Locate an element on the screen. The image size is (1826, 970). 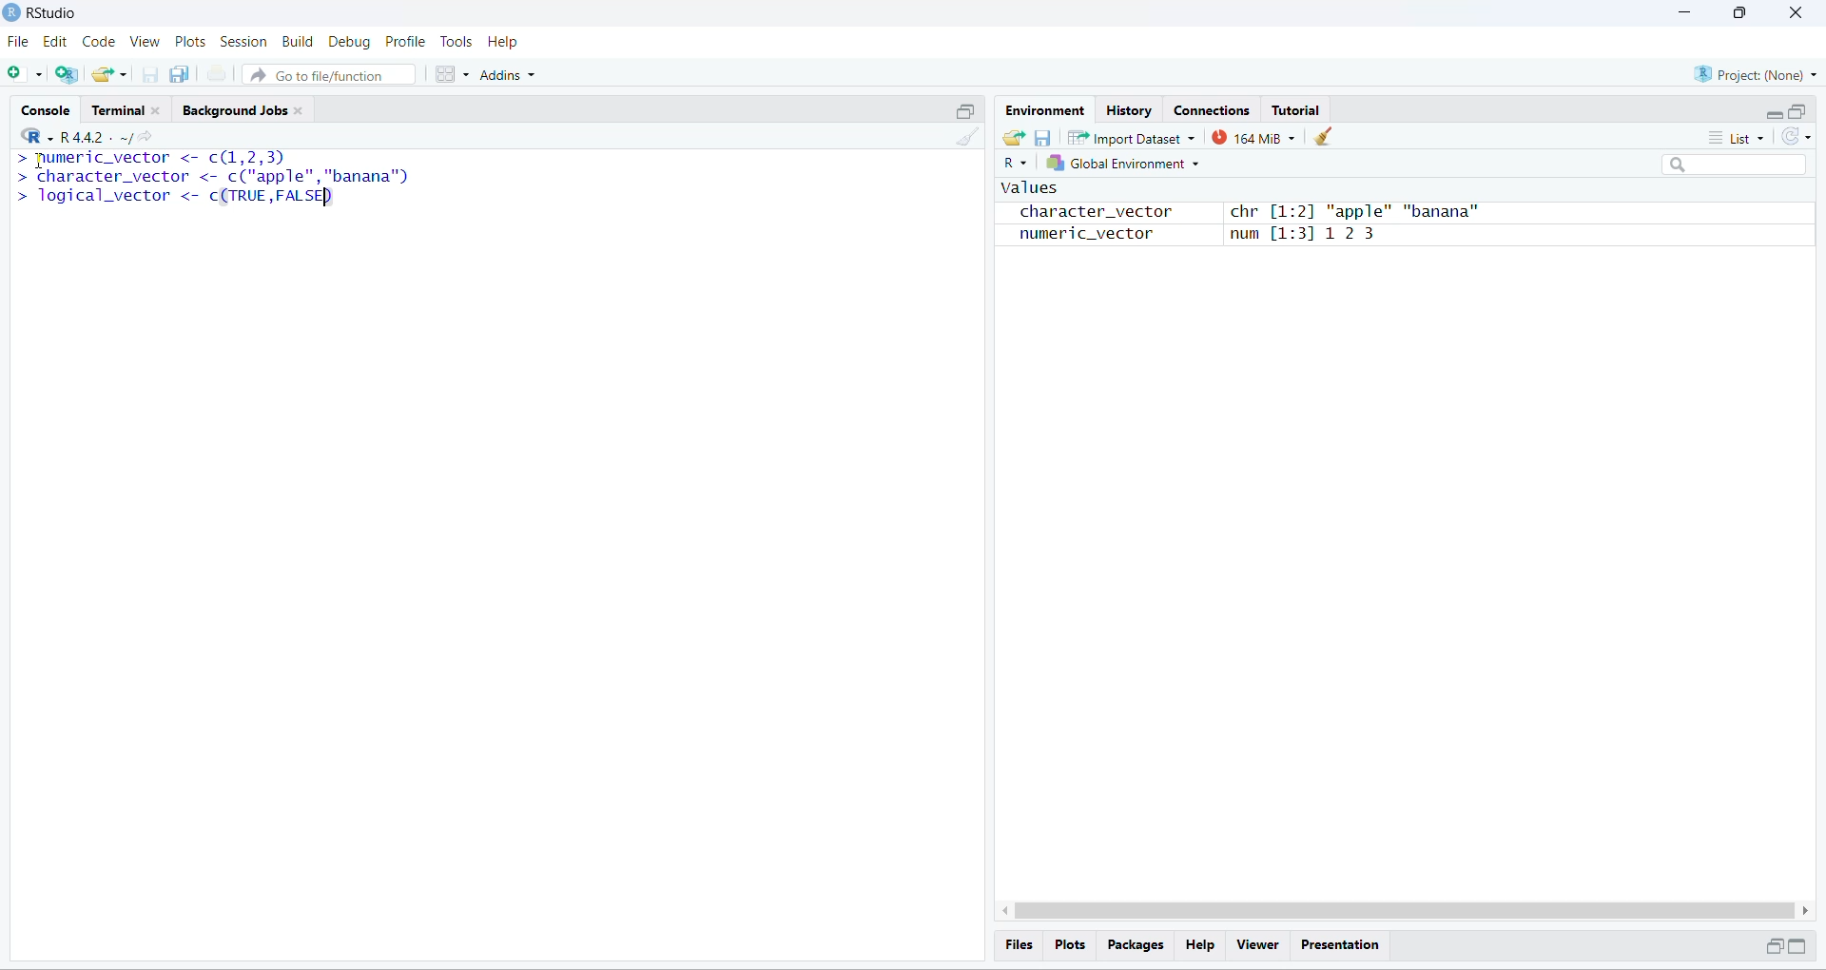
minimize is located at coordinates (1771, 946).